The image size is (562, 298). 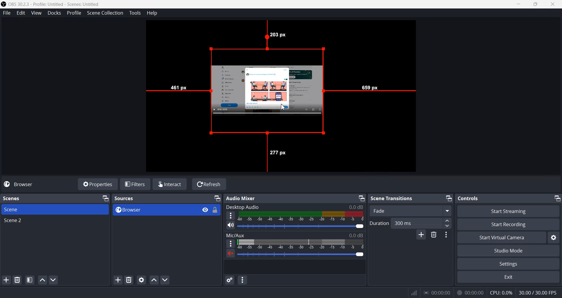 I want to click on Sound level indicator, so click(x=301, y=244).